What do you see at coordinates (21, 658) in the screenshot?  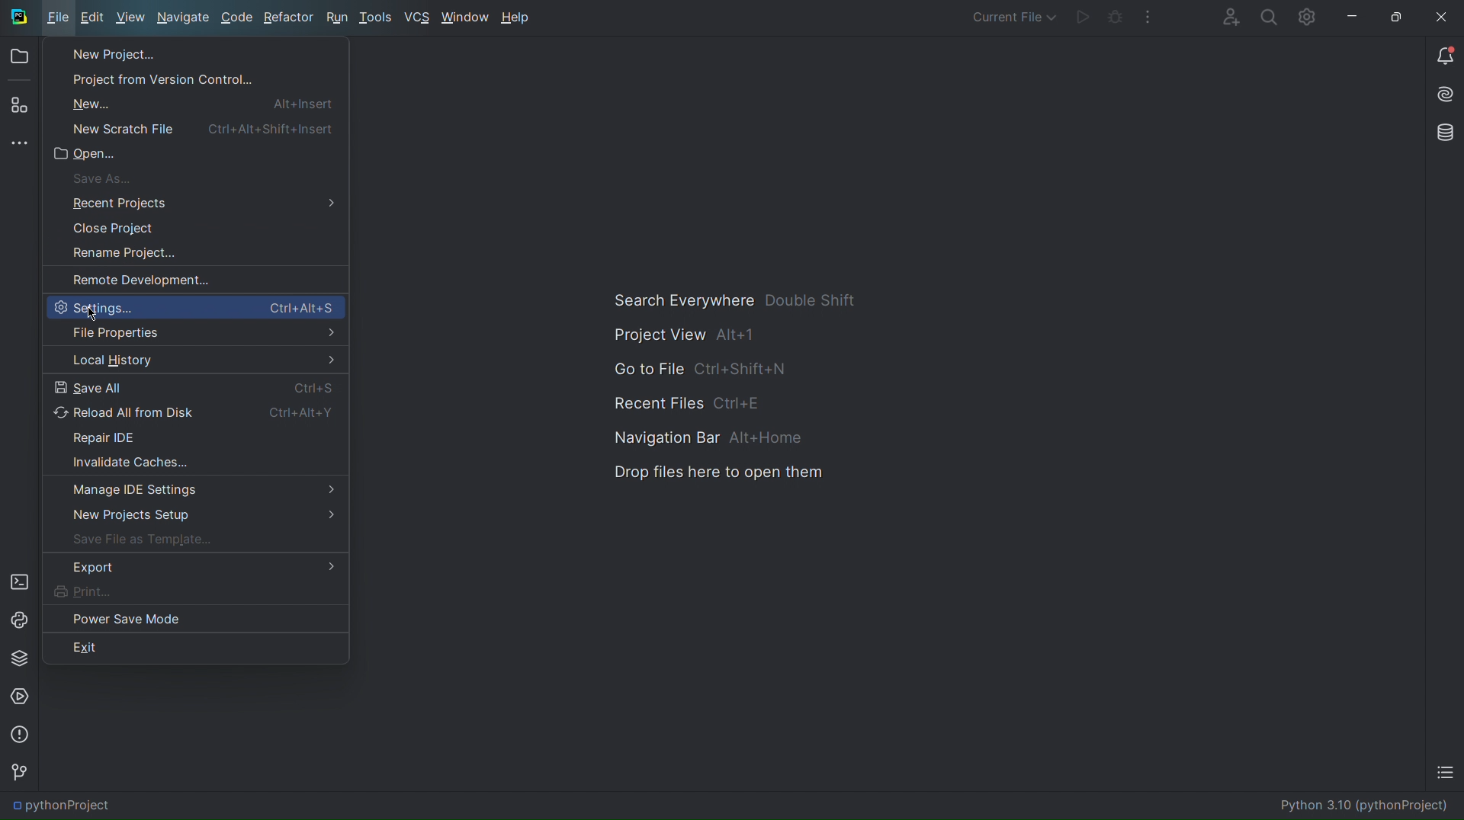 I see `Python Packages` at bounding box center [21, 658].